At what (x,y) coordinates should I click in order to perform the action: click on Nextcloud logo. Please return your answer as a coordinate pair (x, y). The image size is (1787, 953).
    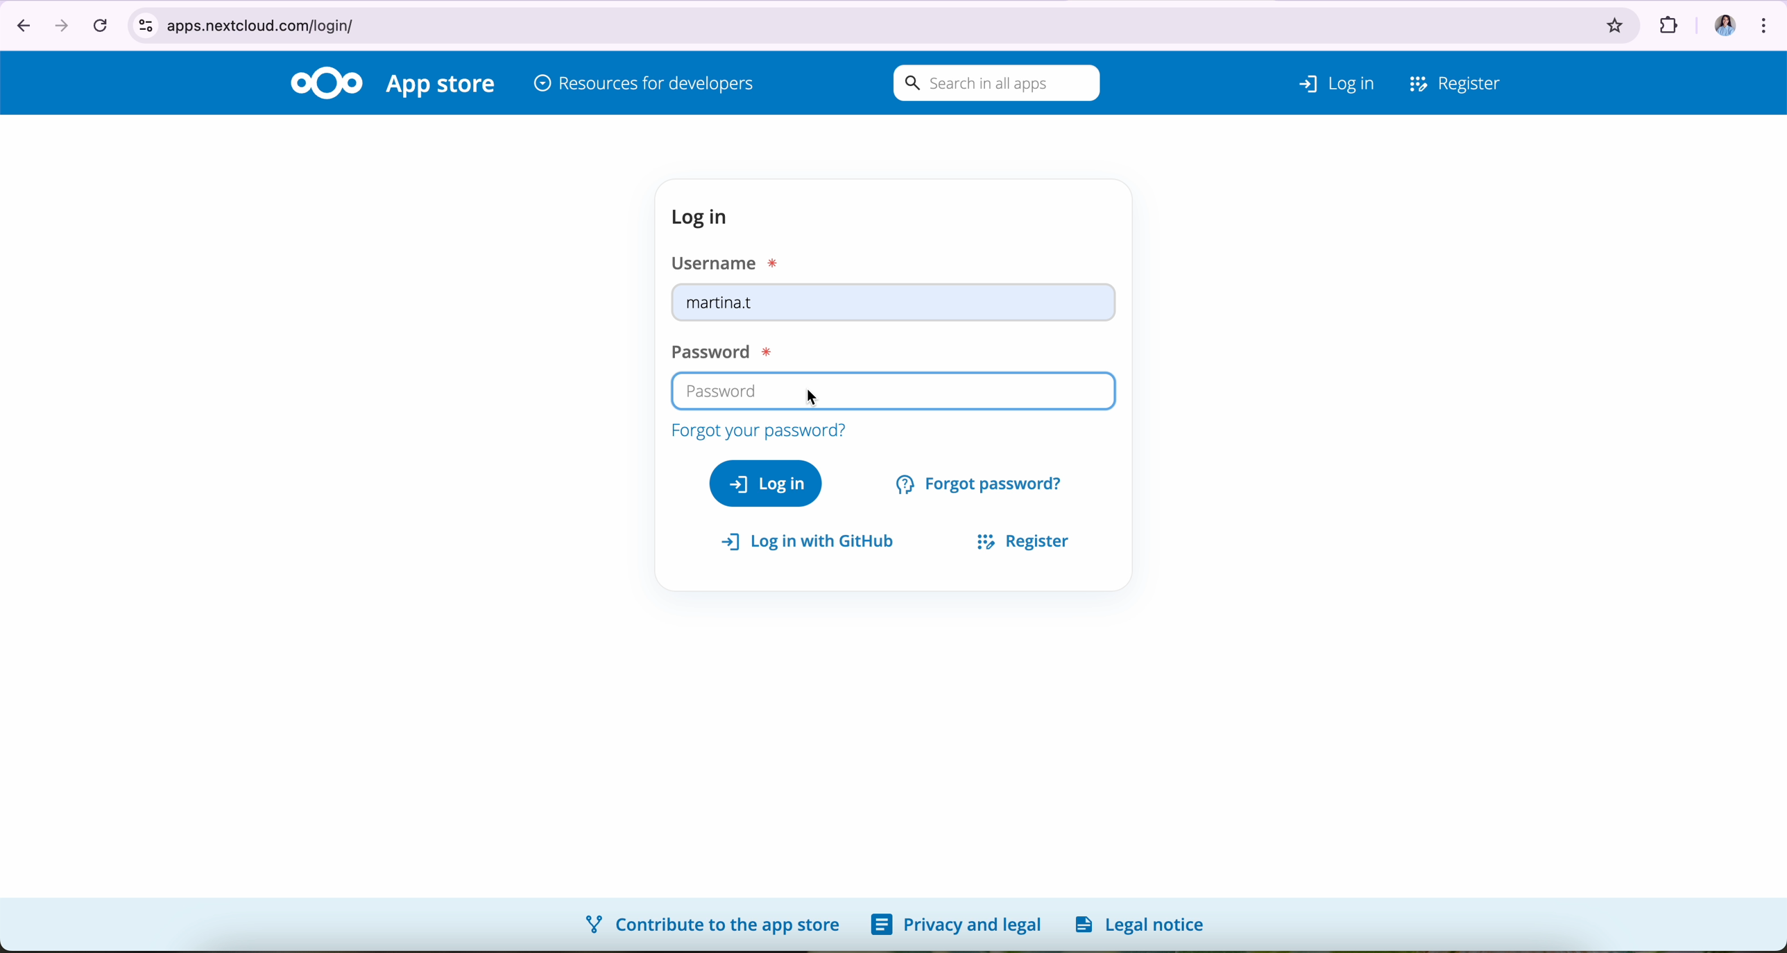
    Looking at the image, I should click on (326, 82).